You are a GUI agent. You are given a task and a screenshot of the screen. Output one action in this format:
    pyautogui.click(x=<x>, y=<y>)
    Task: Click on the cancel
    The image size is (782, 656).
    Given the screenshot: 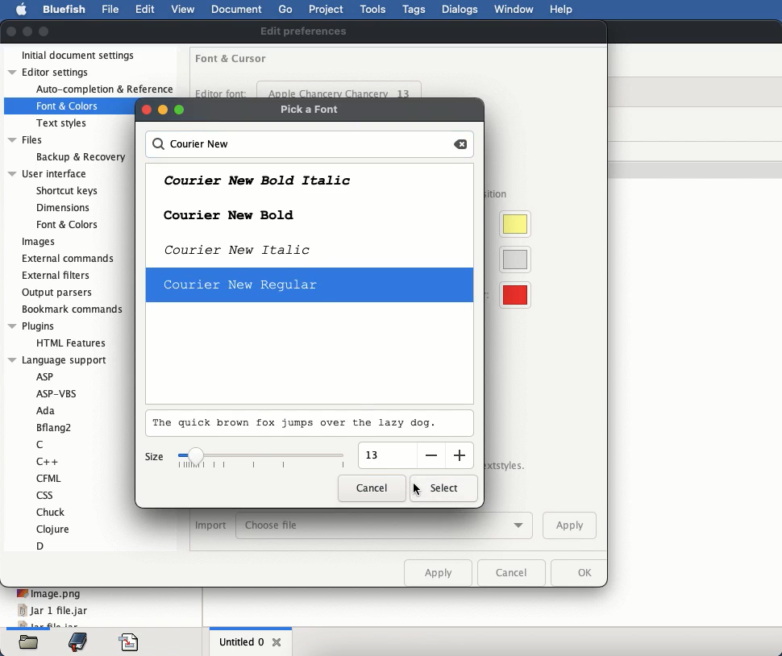 What is the action you would take?
    pyautogui.click(x=373, y=489)
    